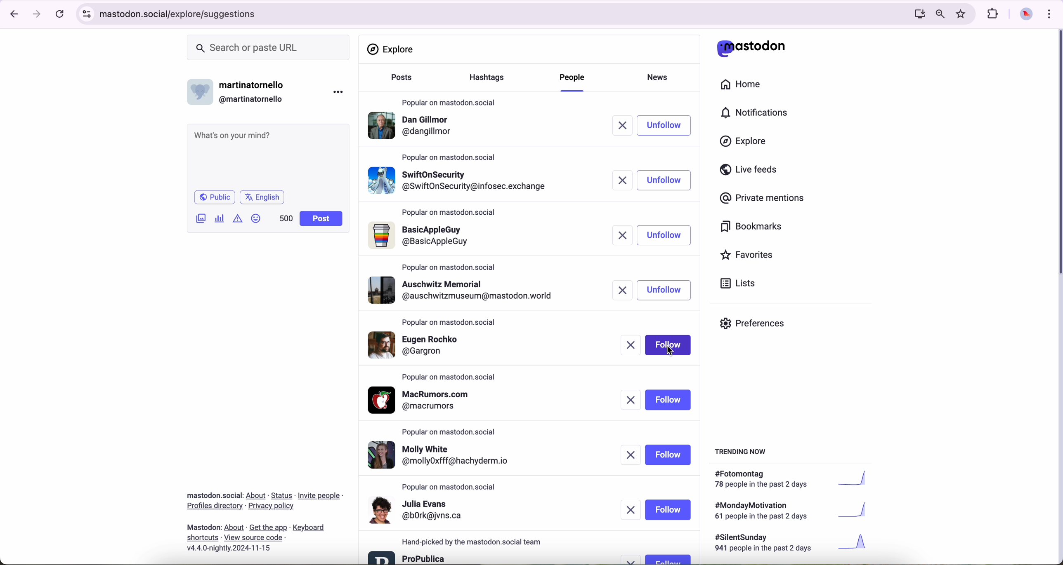  I want to click on home, so click(745, 86).